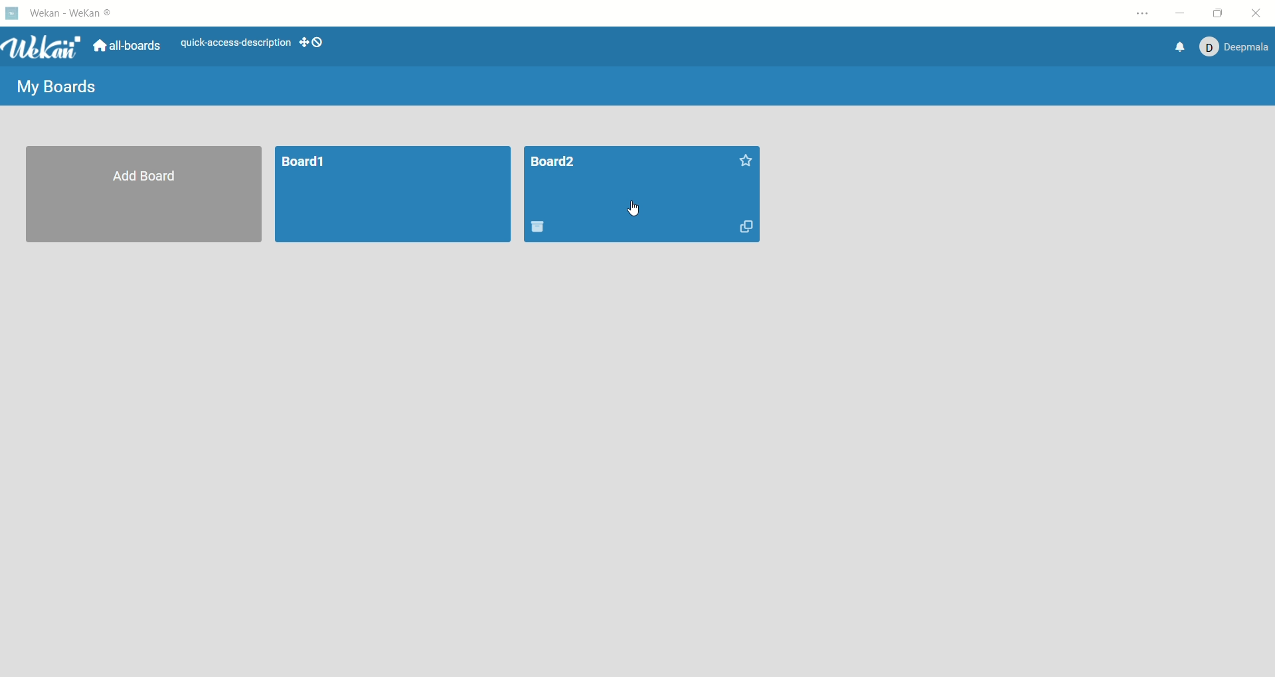 The image size is (1275, 677). What do you see at coordinates (744, 160) in the screenshot?
I see `favorite` at bounding box center [744, 160].